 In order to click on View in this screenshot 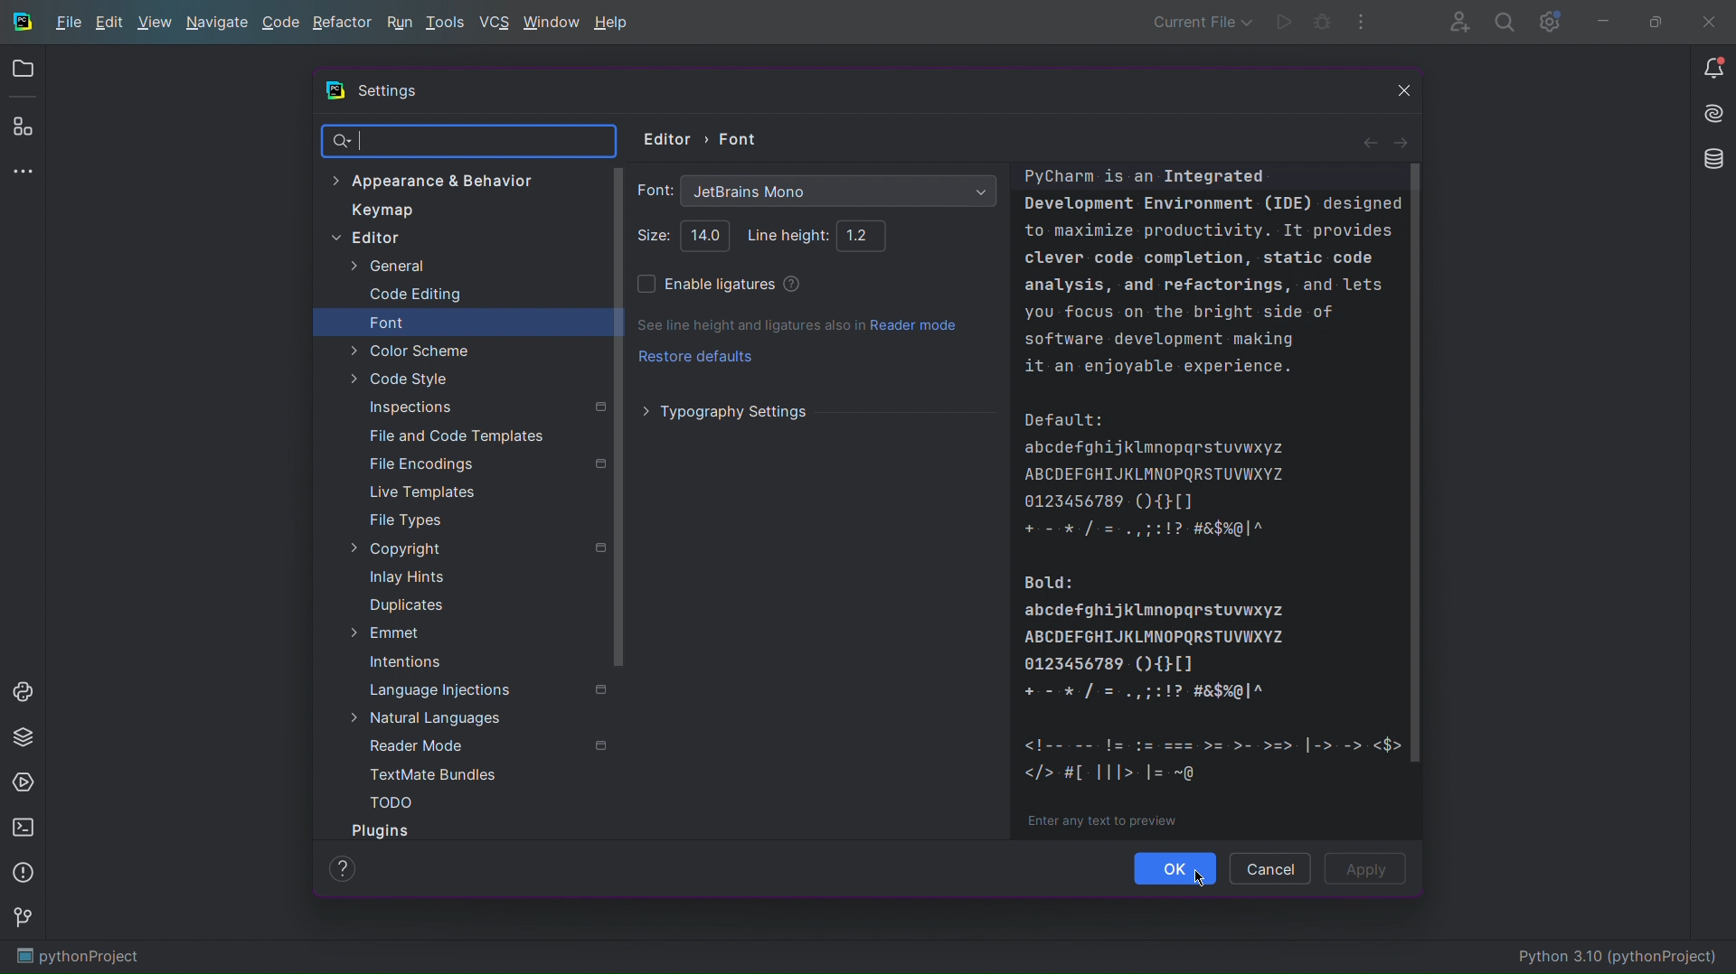, I will do `click(154, 25)`.